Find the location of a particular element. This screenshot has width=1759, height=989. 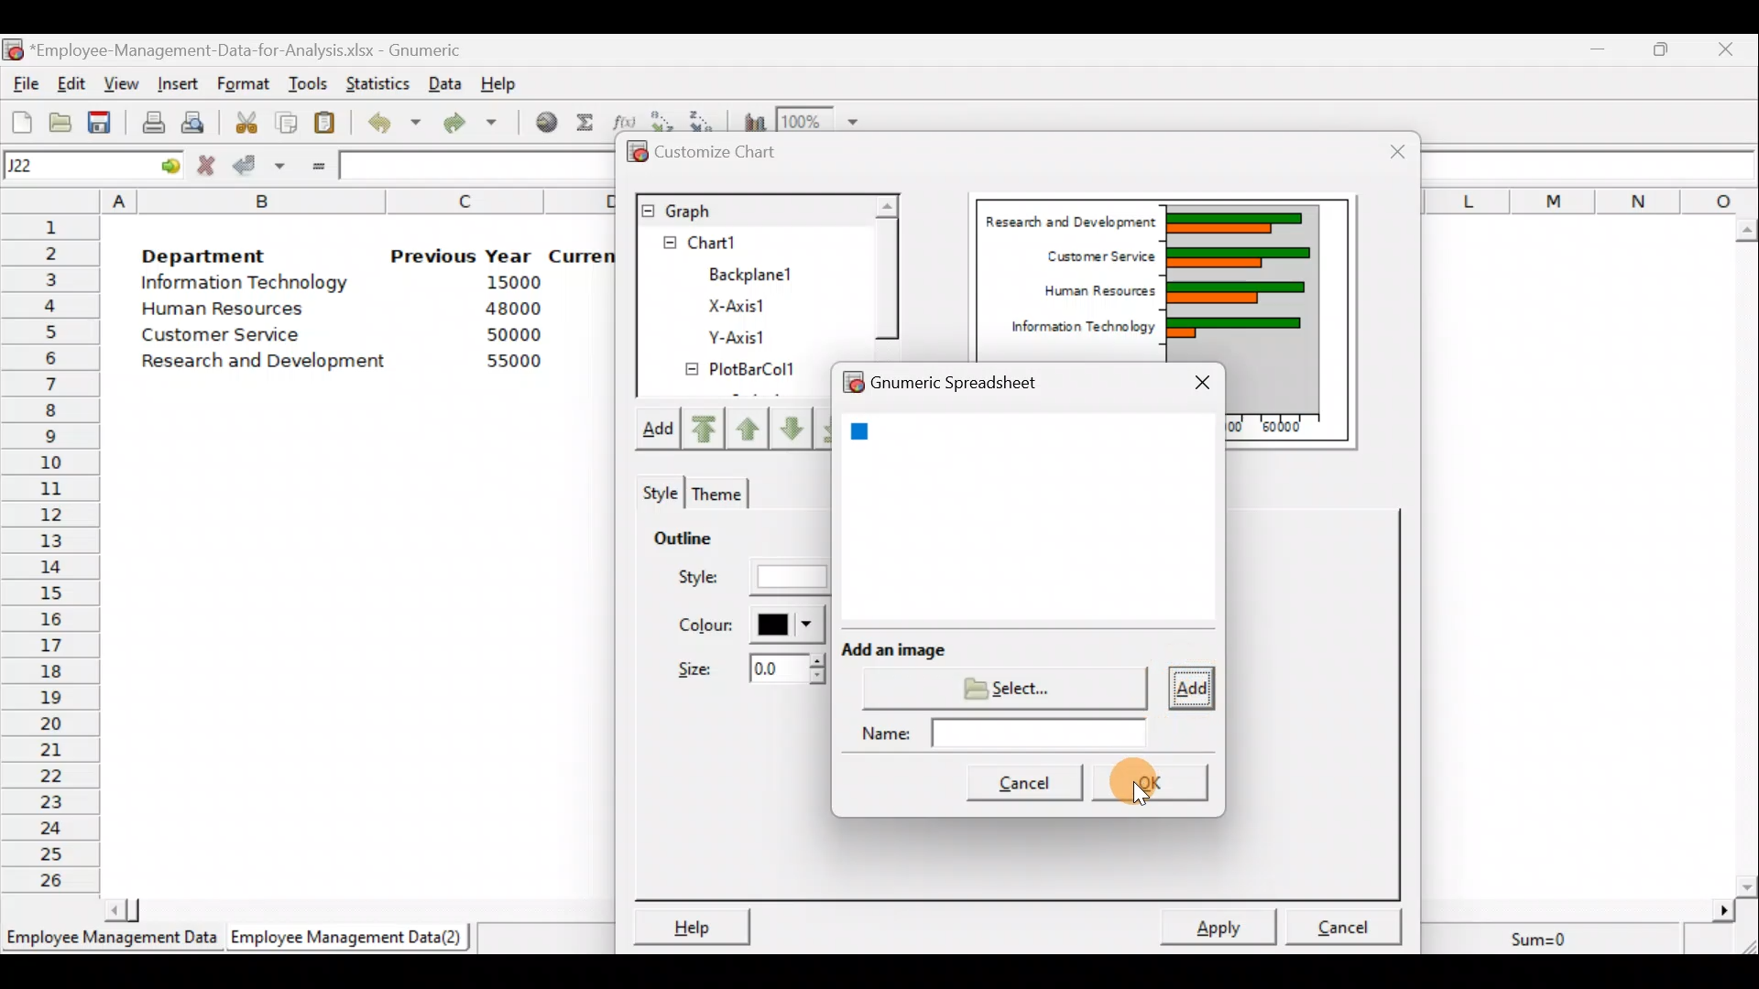

Human Resources is located at coordinates (236, 310).